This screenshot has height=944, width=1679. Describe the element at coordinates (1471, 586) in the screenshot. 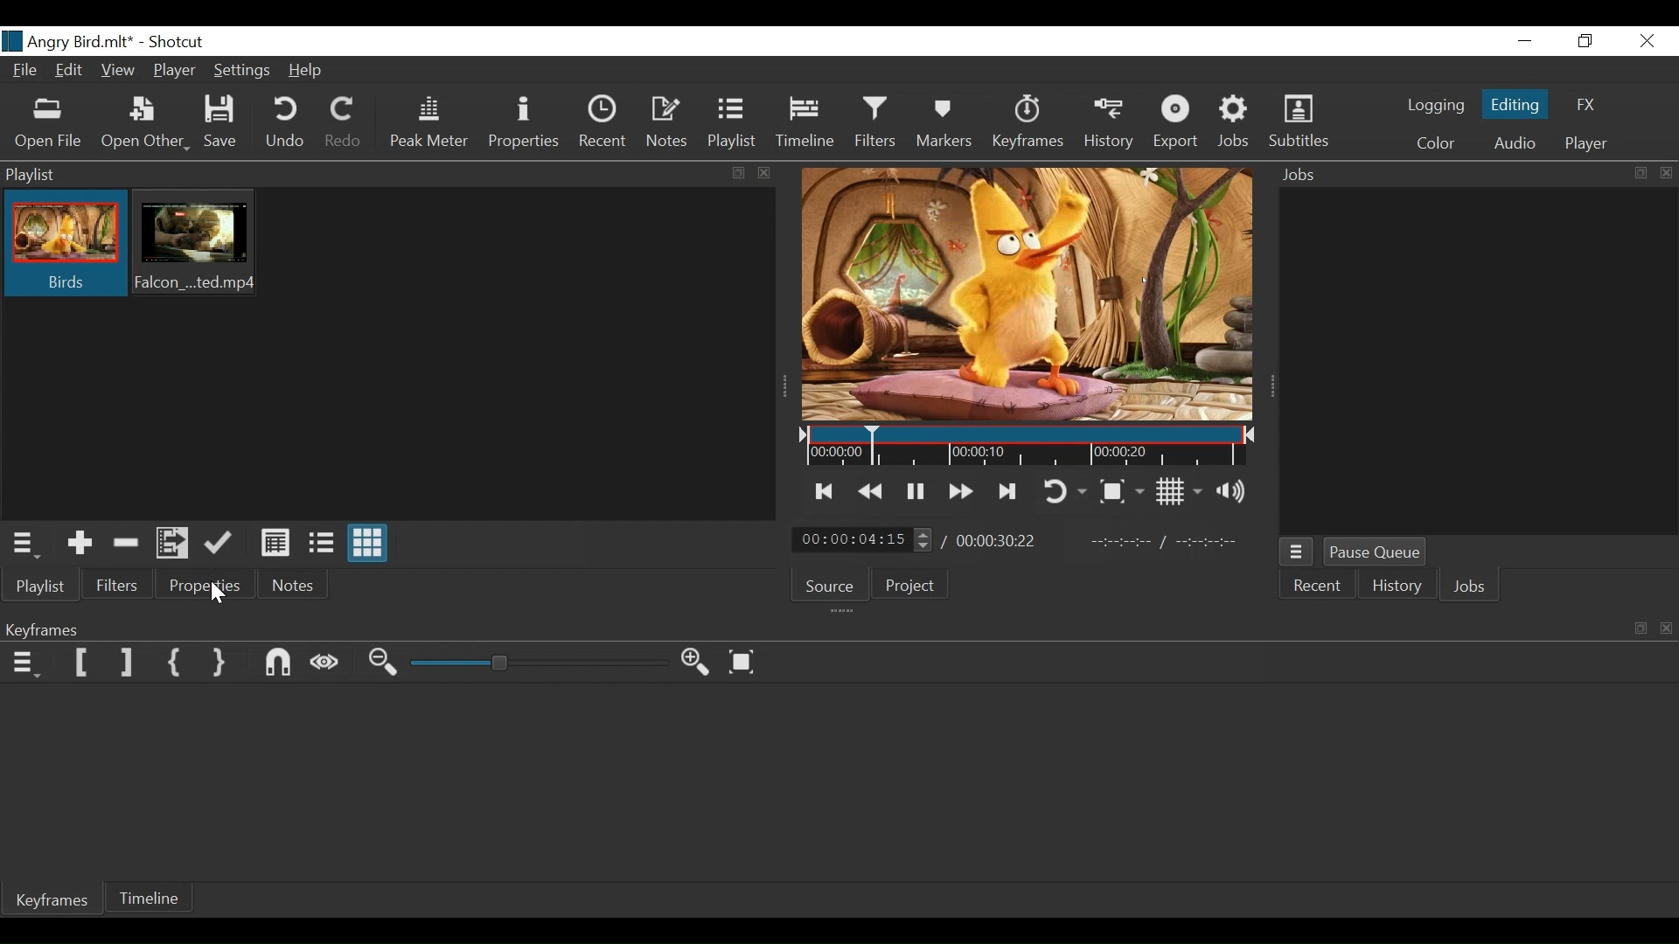

I see `Jobs` at that location.